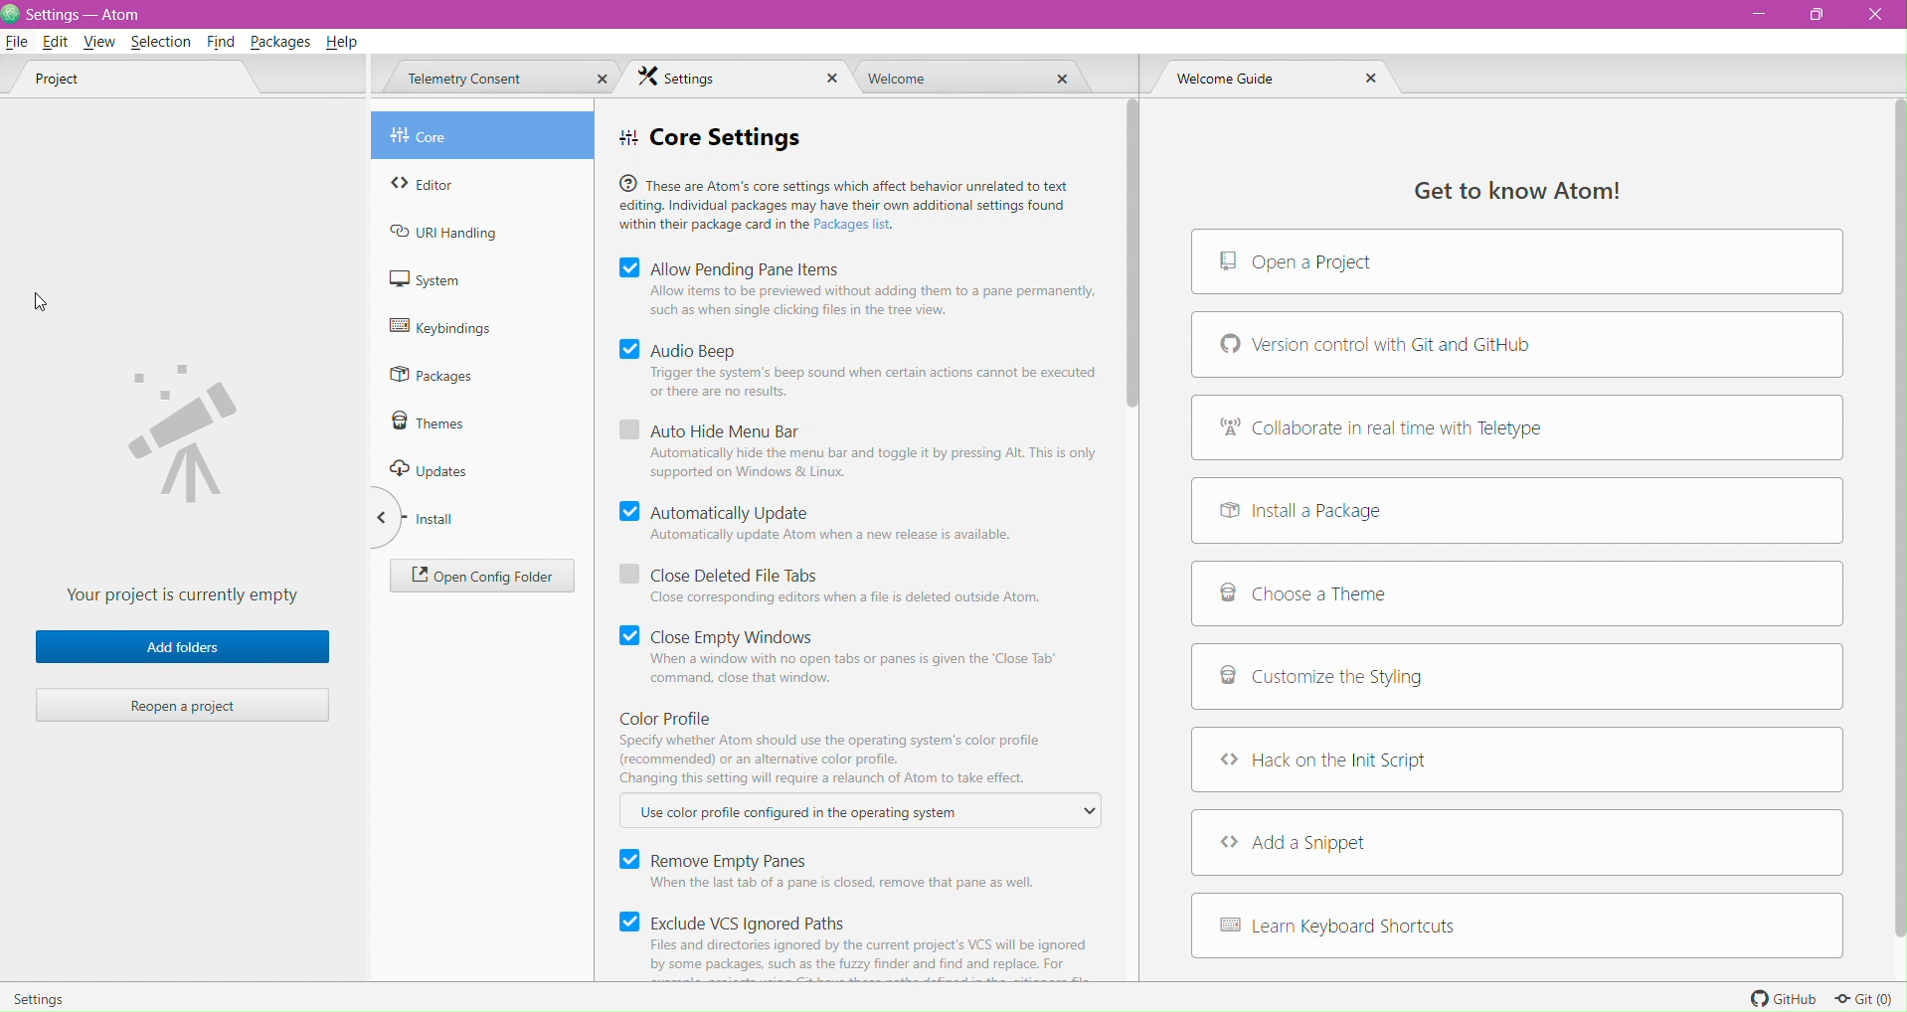 The width and height of the screenshot is (1907, 1012). Describe the element at coordinates (1516, 510) in the screenshot. I see `Install a Package` at that location.